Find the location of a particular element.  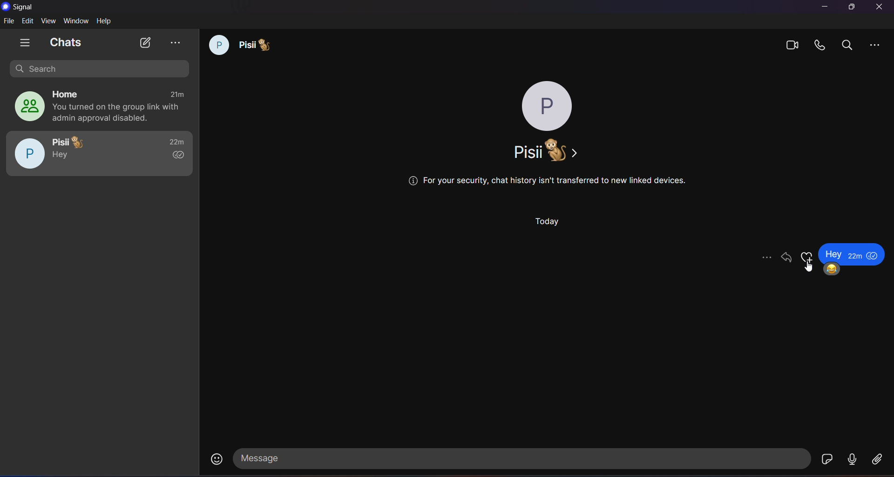

close is located at coordinates (881, 6).